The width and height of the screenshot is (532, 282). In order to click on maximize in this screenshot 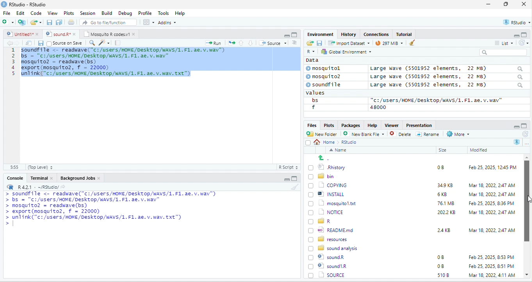, I will do `click(507, 5)`.